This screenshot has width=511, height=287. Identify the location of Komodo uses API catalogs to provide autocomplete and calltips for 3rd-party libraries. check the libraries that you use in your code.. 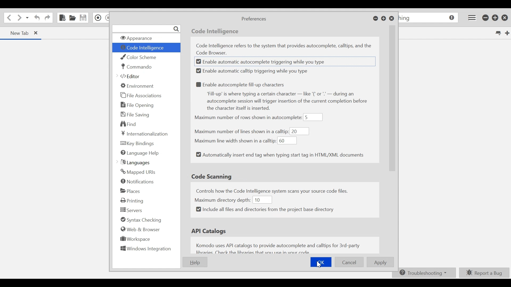
(280, 248).